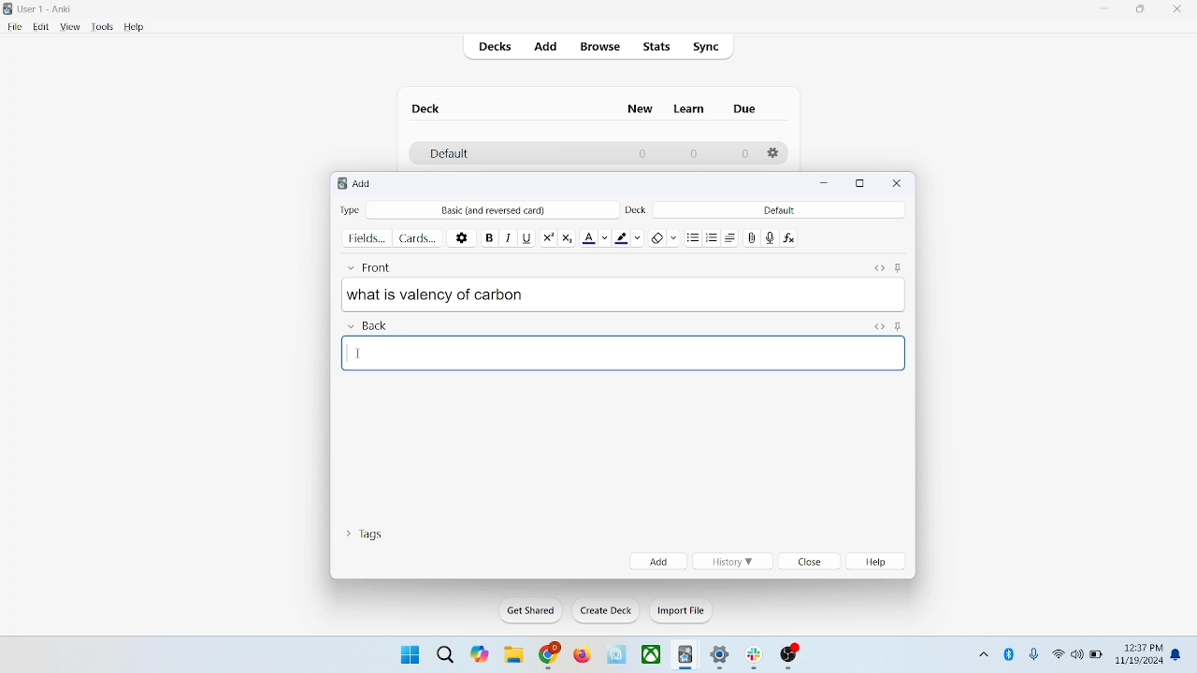 Image resolution: width=1197 pixels, height=673 pixels. I want to click on settings, so click(721, 658).